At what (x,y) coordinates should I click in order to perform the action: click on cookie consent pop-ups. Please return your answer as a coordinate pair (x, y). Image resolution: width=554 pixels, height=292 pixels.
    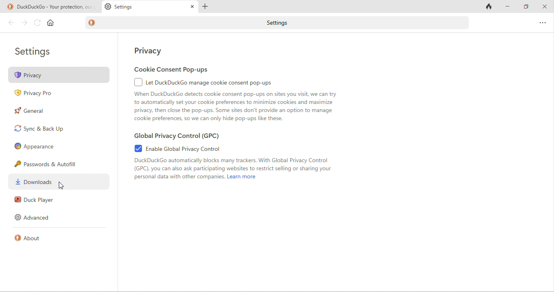
    Looking at the image, I should click on (172, 70).